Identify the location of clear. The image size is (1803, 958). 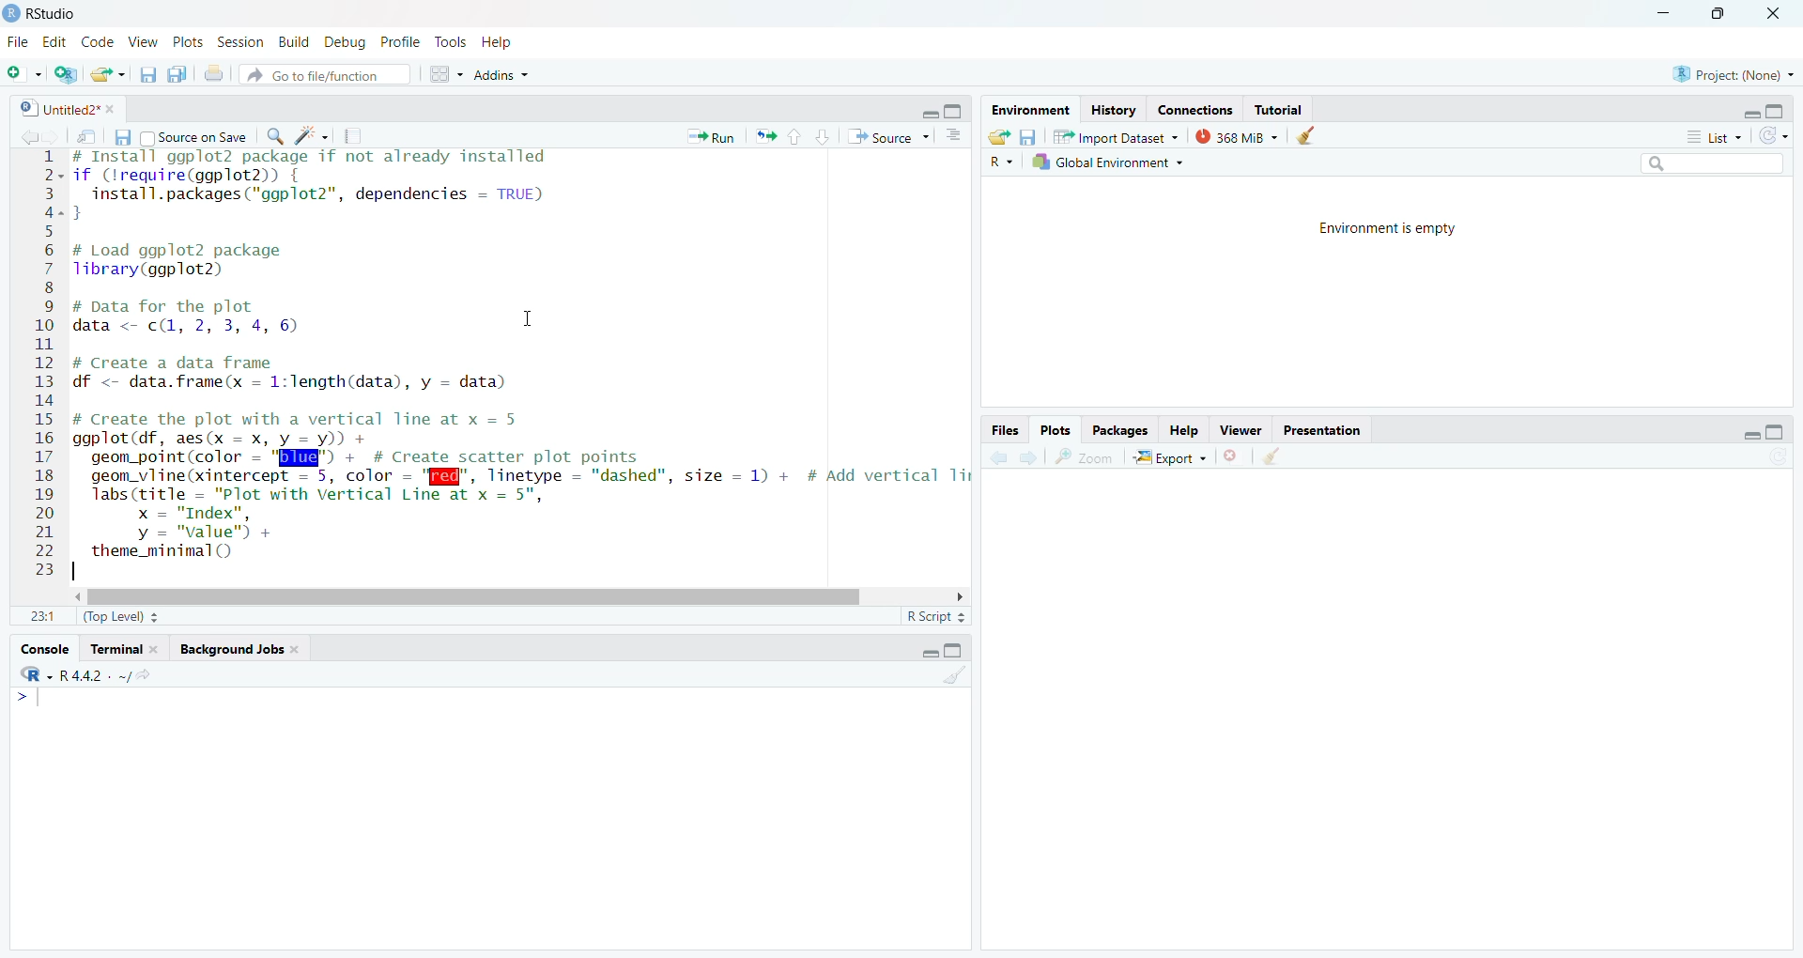
(1309, 136).